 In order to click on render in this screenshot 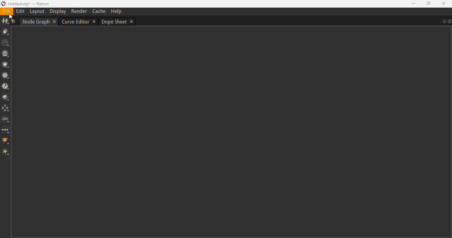, I will do `click(79, 11)`.